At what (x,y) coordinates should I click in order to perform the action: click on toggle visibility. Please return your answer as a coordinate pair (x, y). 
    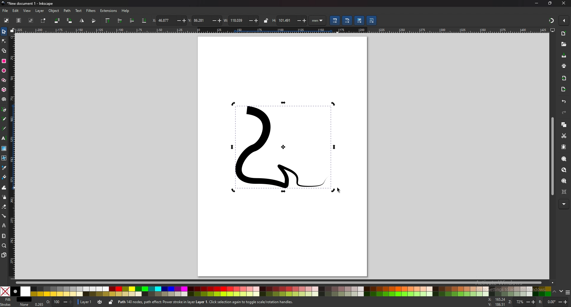
    Looking at the image, I should click on (100, 302).